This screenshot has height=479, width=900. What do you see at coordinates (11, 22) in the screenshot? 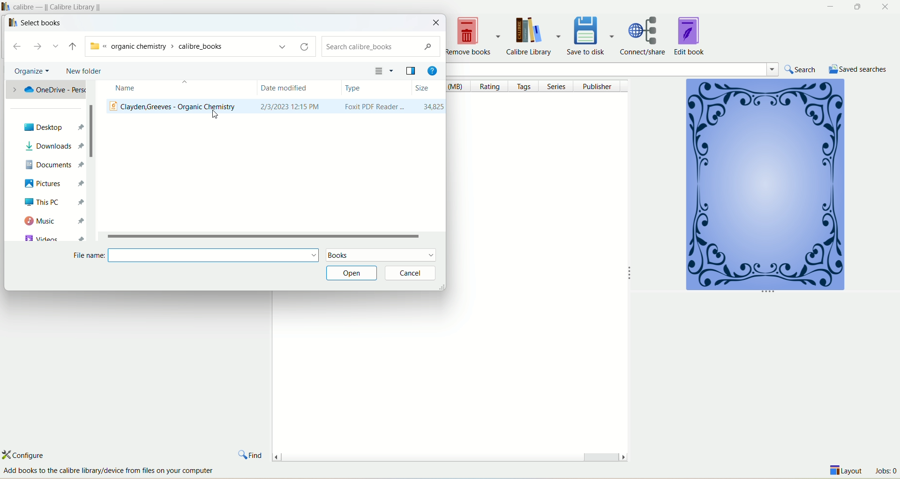
I see `logo` at bounding box center [11, 22].